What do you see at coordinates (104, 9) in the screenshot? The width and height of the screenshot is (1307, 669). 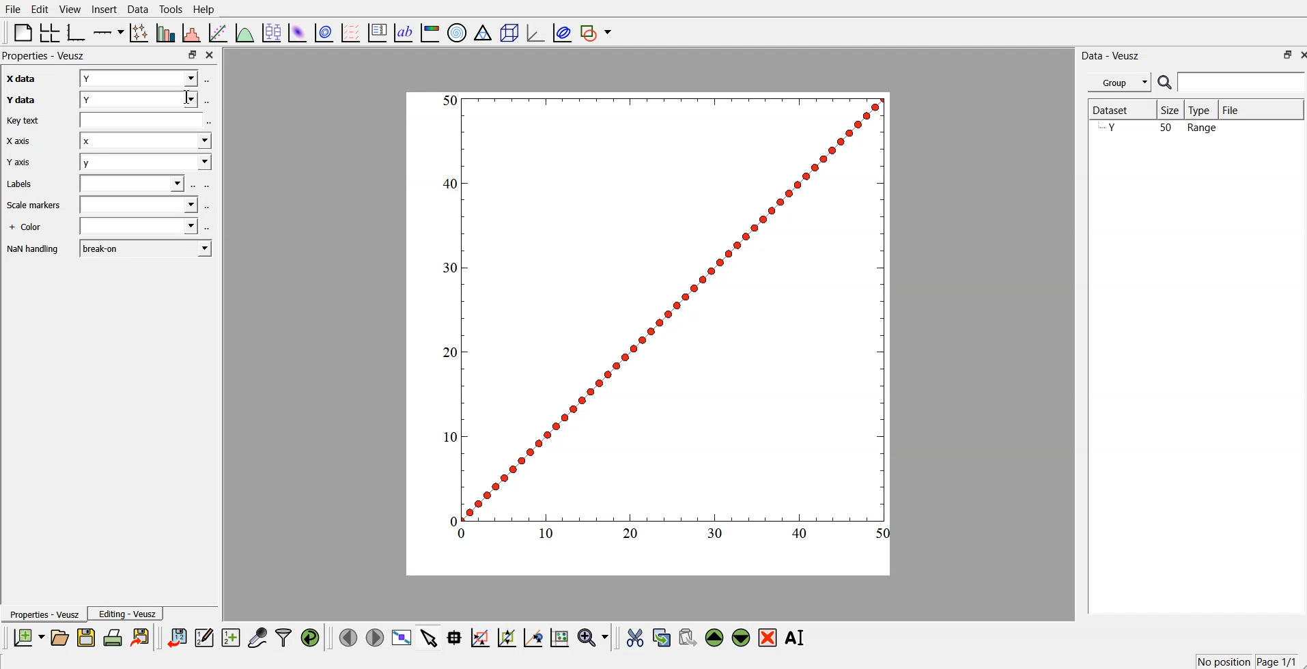 I see `Insert` at bounding box center [104, 9].